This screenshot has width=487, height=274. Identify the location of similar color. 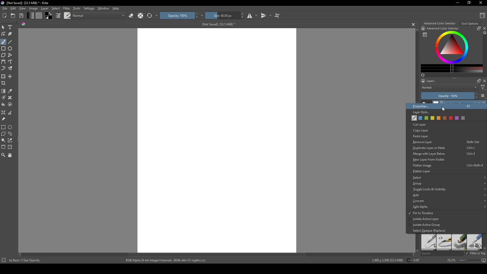
(11, 140).